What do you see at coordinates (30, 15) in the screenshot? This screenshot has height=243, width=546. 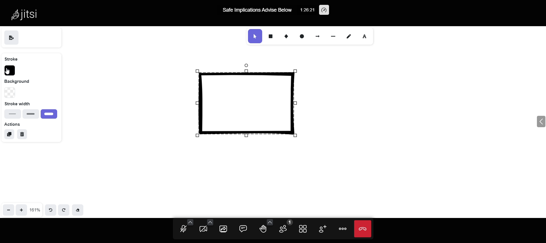 I see `Jitsi` at bounding box center [30, 15].